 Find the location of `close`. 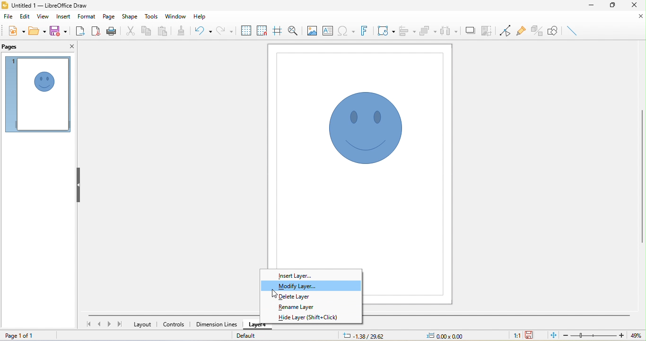

close is located at coordinates (70, 48).